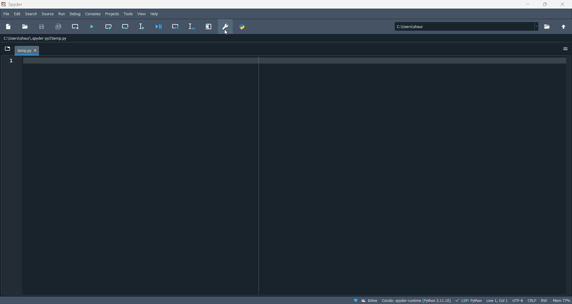 The height and width of the screenshot is (304, 572). What do you see at coordinates (18, 14) in the screenshot?
I see `edit` at bounding box center [18, 14].